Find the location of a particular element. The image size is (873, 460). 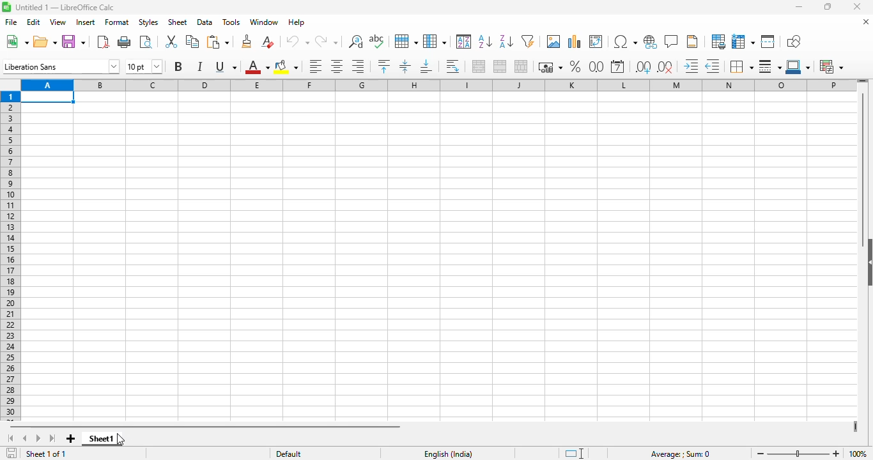

sort descending is located at coordinates (506, 42).